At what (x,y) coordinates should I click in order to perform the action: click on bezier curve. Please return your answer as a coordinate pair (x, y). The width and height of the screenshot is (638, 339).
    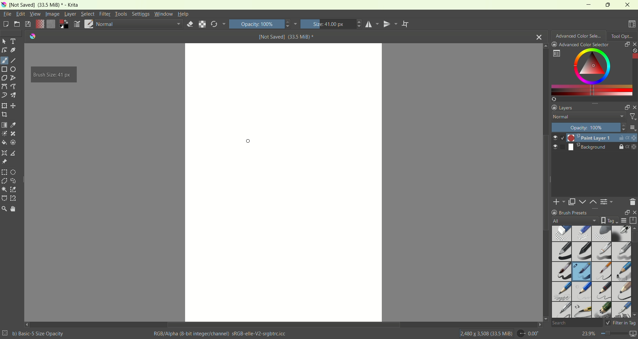
    Looking at the image, I should click on (5, 87).